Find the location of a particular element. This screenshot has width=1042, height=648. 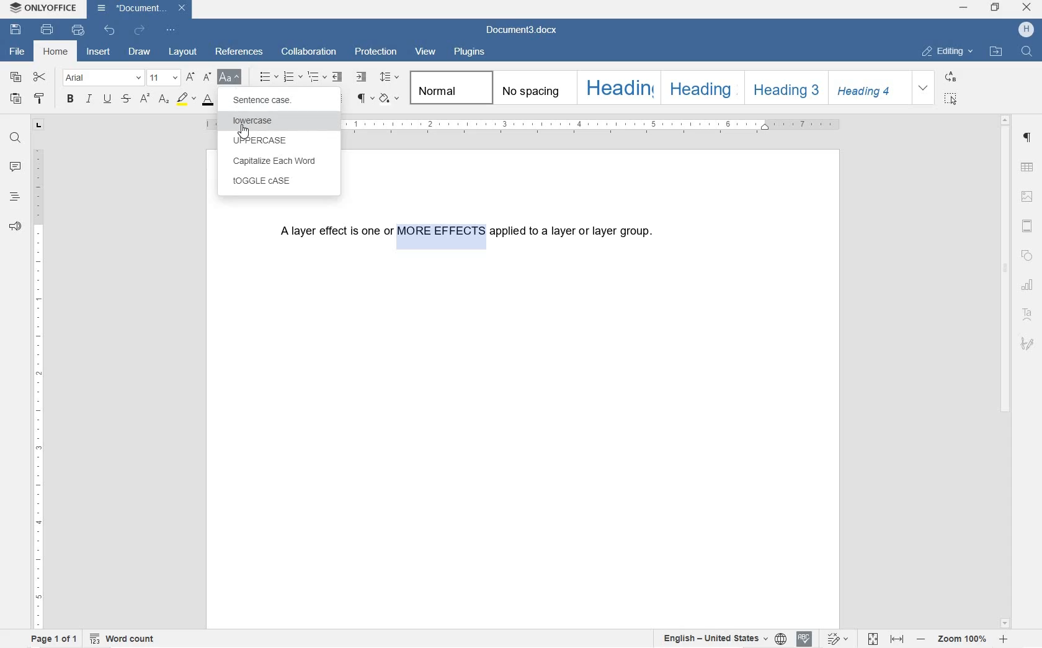

document3.docx is located at coordinates (140, 8).